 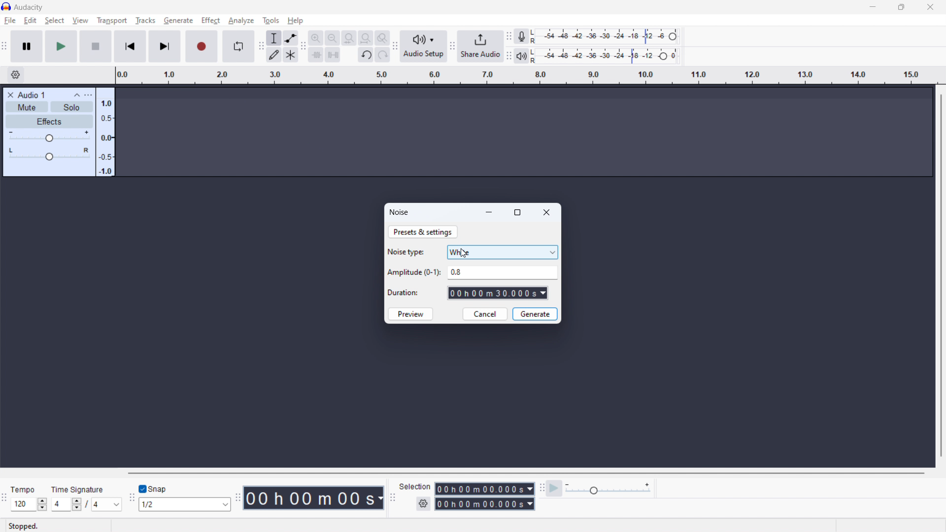 What do you see at coordinates (237, 46) in the screenshot?
I see `enable loop` at bounding box center [237, 46].